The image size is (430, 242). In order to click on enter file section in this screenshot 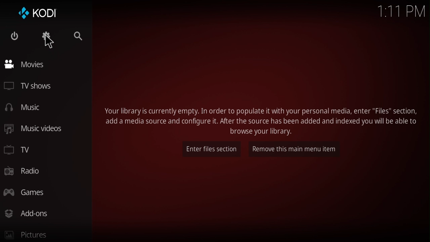, I will do `click(209, 148)`.